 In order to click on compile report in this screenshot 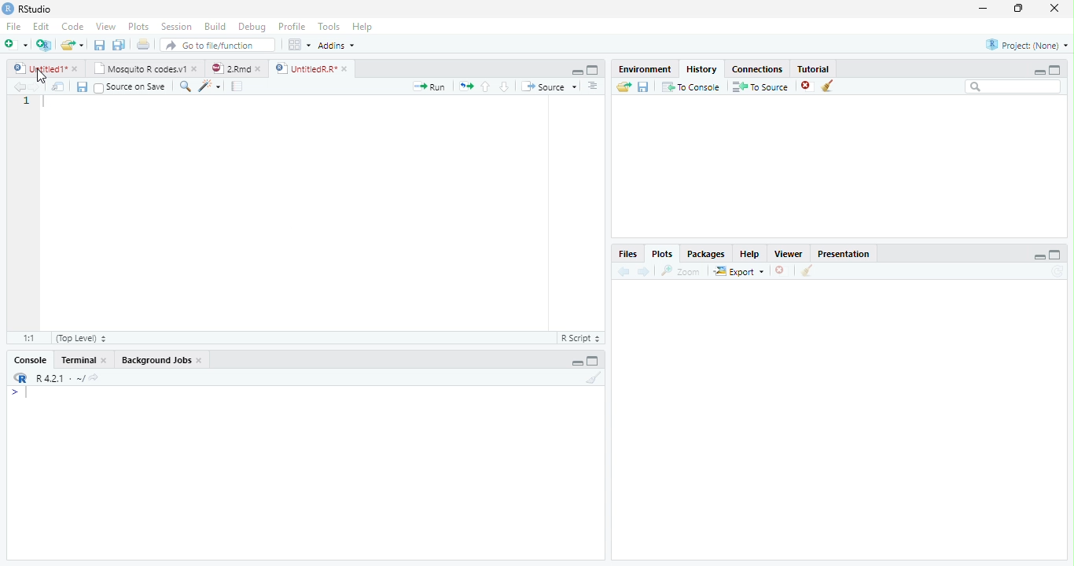, I will do `click(237, 87)`.